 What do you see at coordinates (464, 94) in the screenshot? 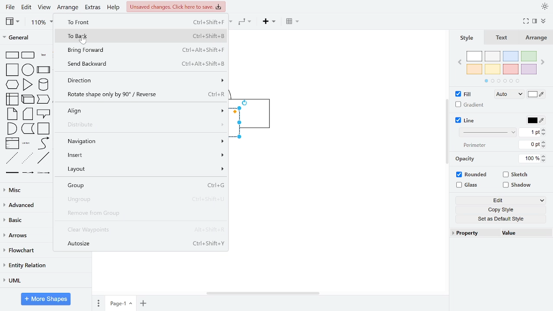
I see `fill` at bounding box center [464, 94].